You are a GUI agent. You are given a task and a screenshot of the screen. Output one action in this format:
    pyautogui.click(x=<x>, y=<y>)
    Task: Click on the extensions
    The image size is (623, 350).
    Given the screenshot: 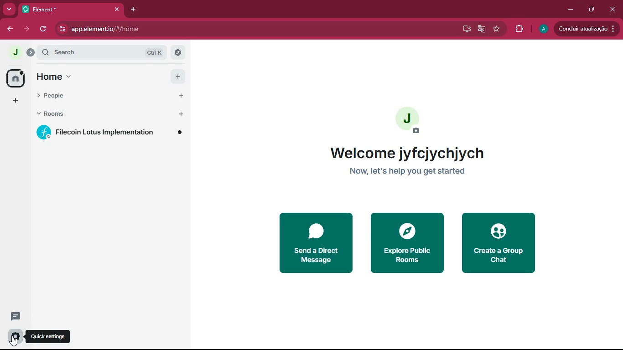 What is the action you would take?
    pyautogui.click(x=518, y=29)
    